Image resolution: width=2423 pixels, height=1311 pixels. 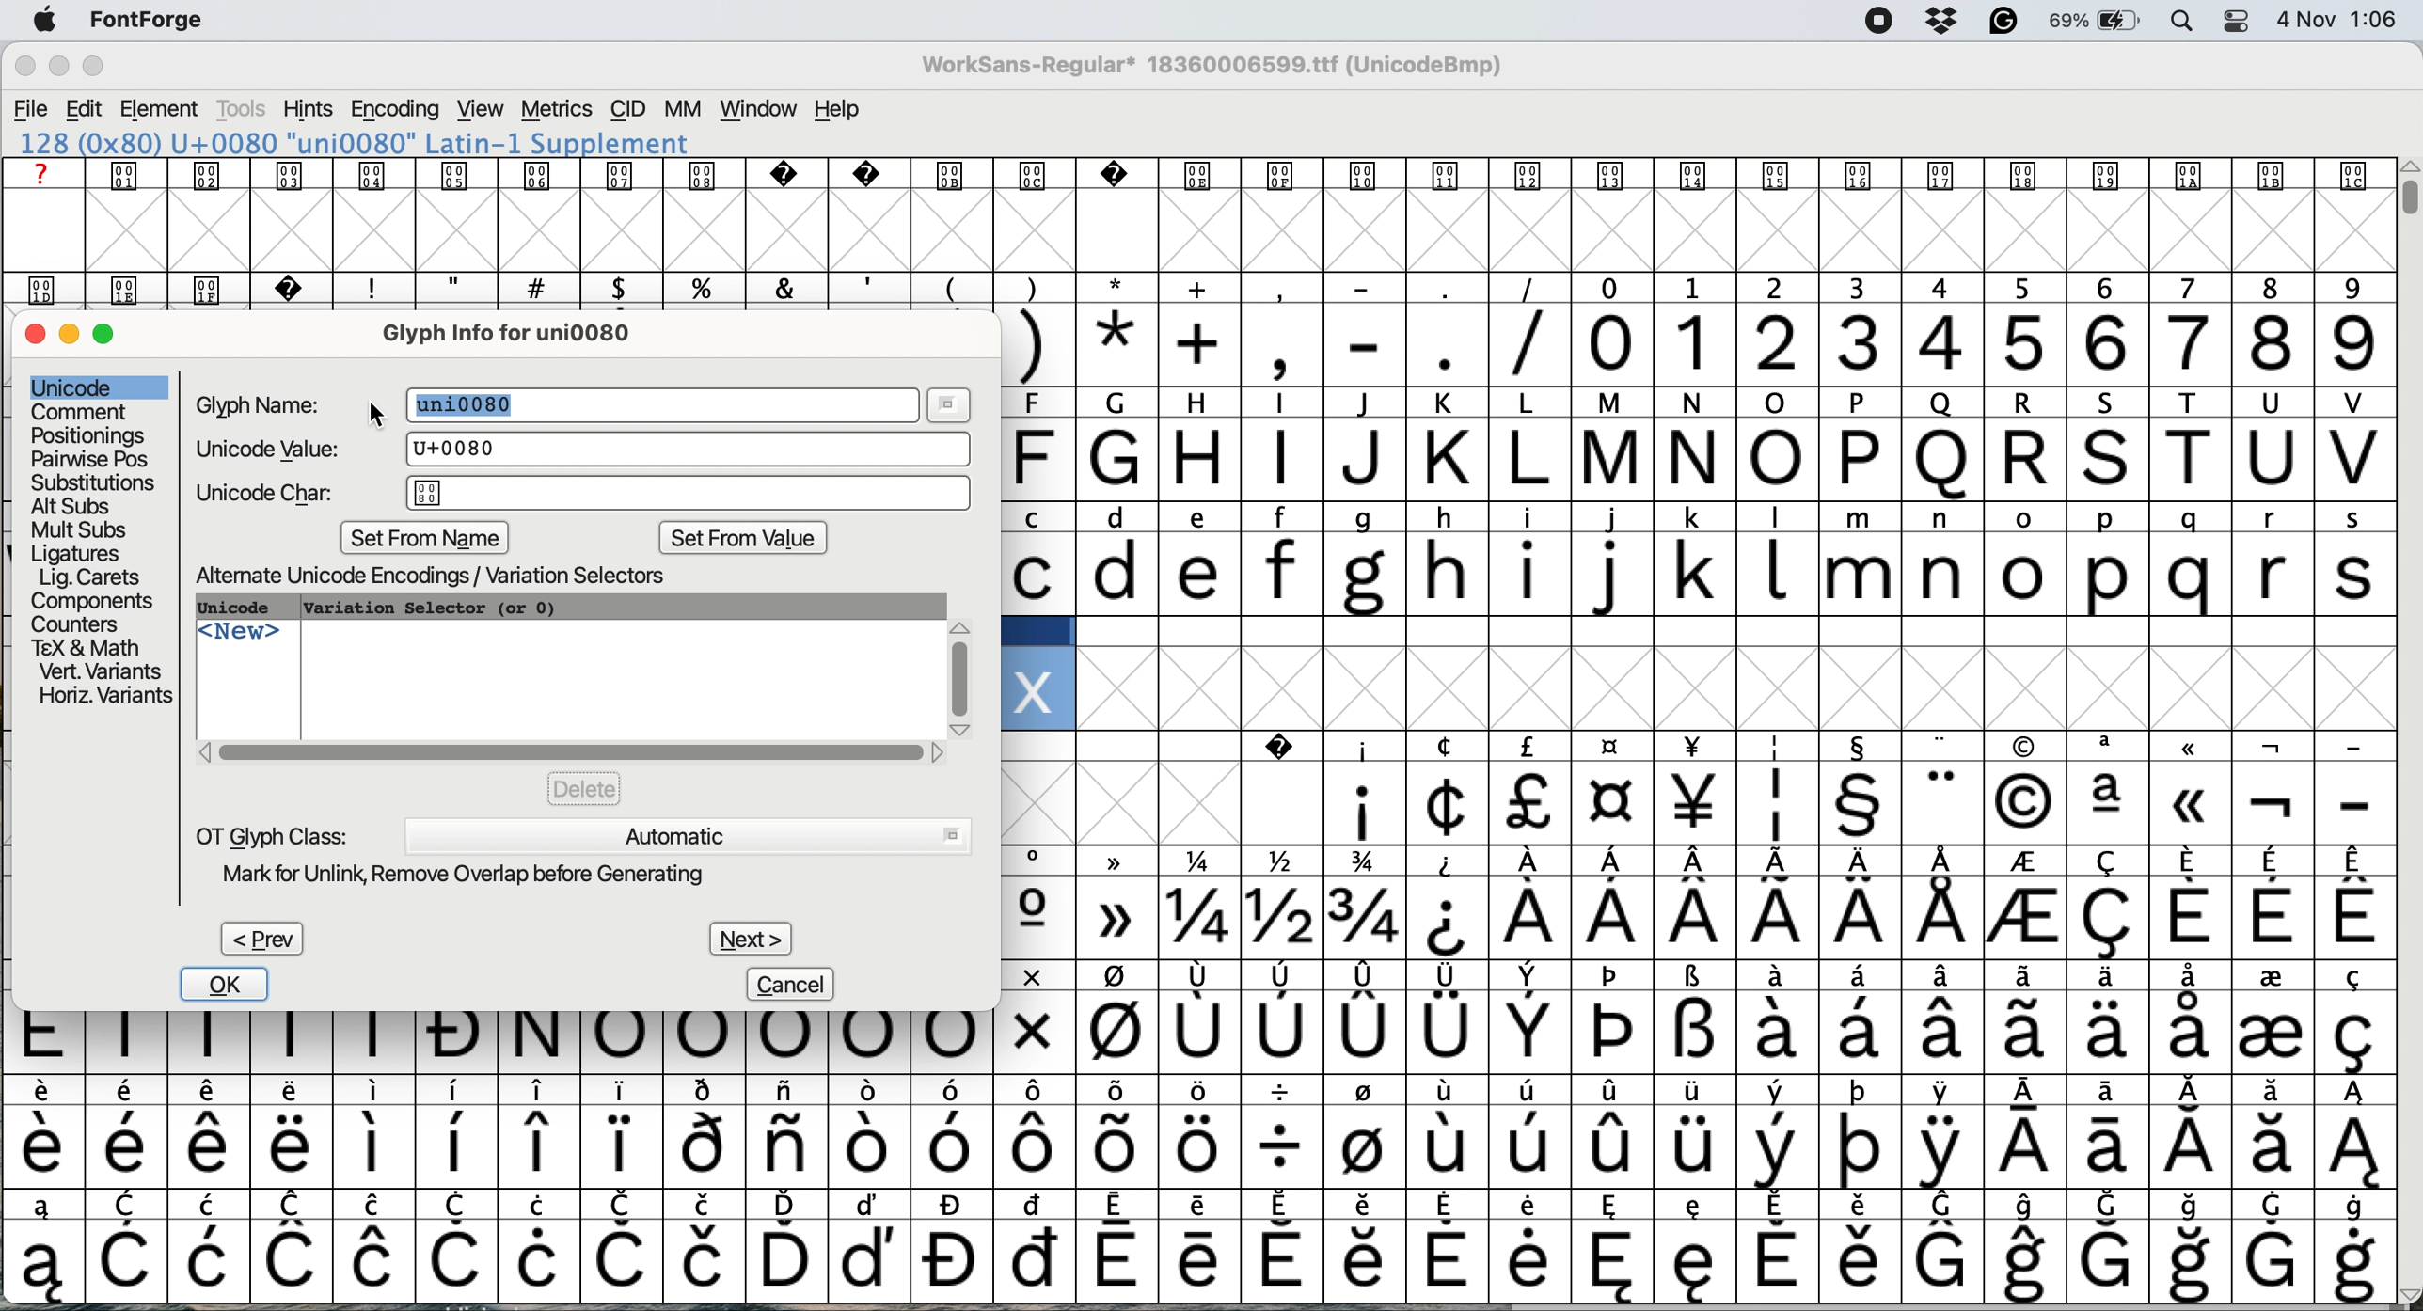 I want to click on special characters, so click(x=1705, y=804).